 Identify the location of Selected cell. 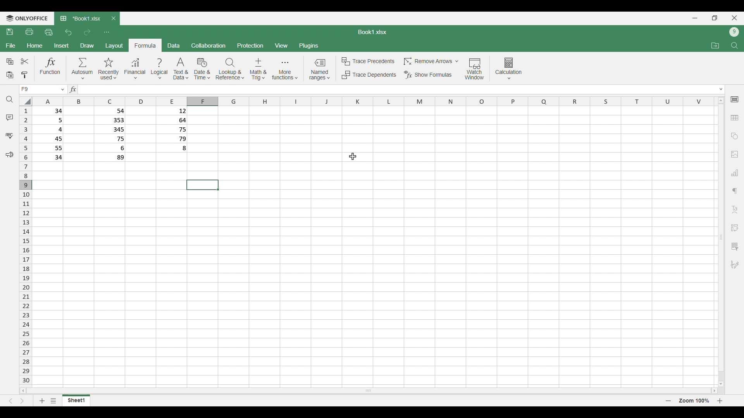
(202, 185).